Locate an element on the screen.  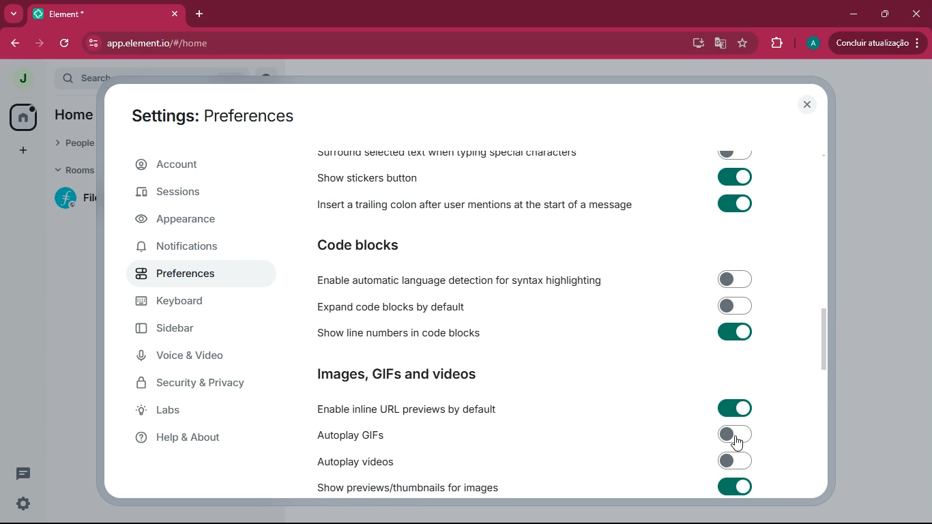
Show previews/thumbnails for images is located at coordinates (536, 486).